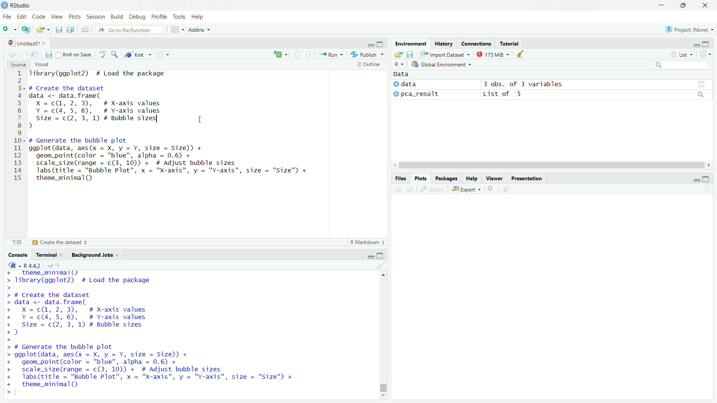 Image resolution: width=717 pixels, height=403 pixels. What do you see at coordinates (50, 254) in the screenshot?
I see `terminal` at bounding box center [50, 254].